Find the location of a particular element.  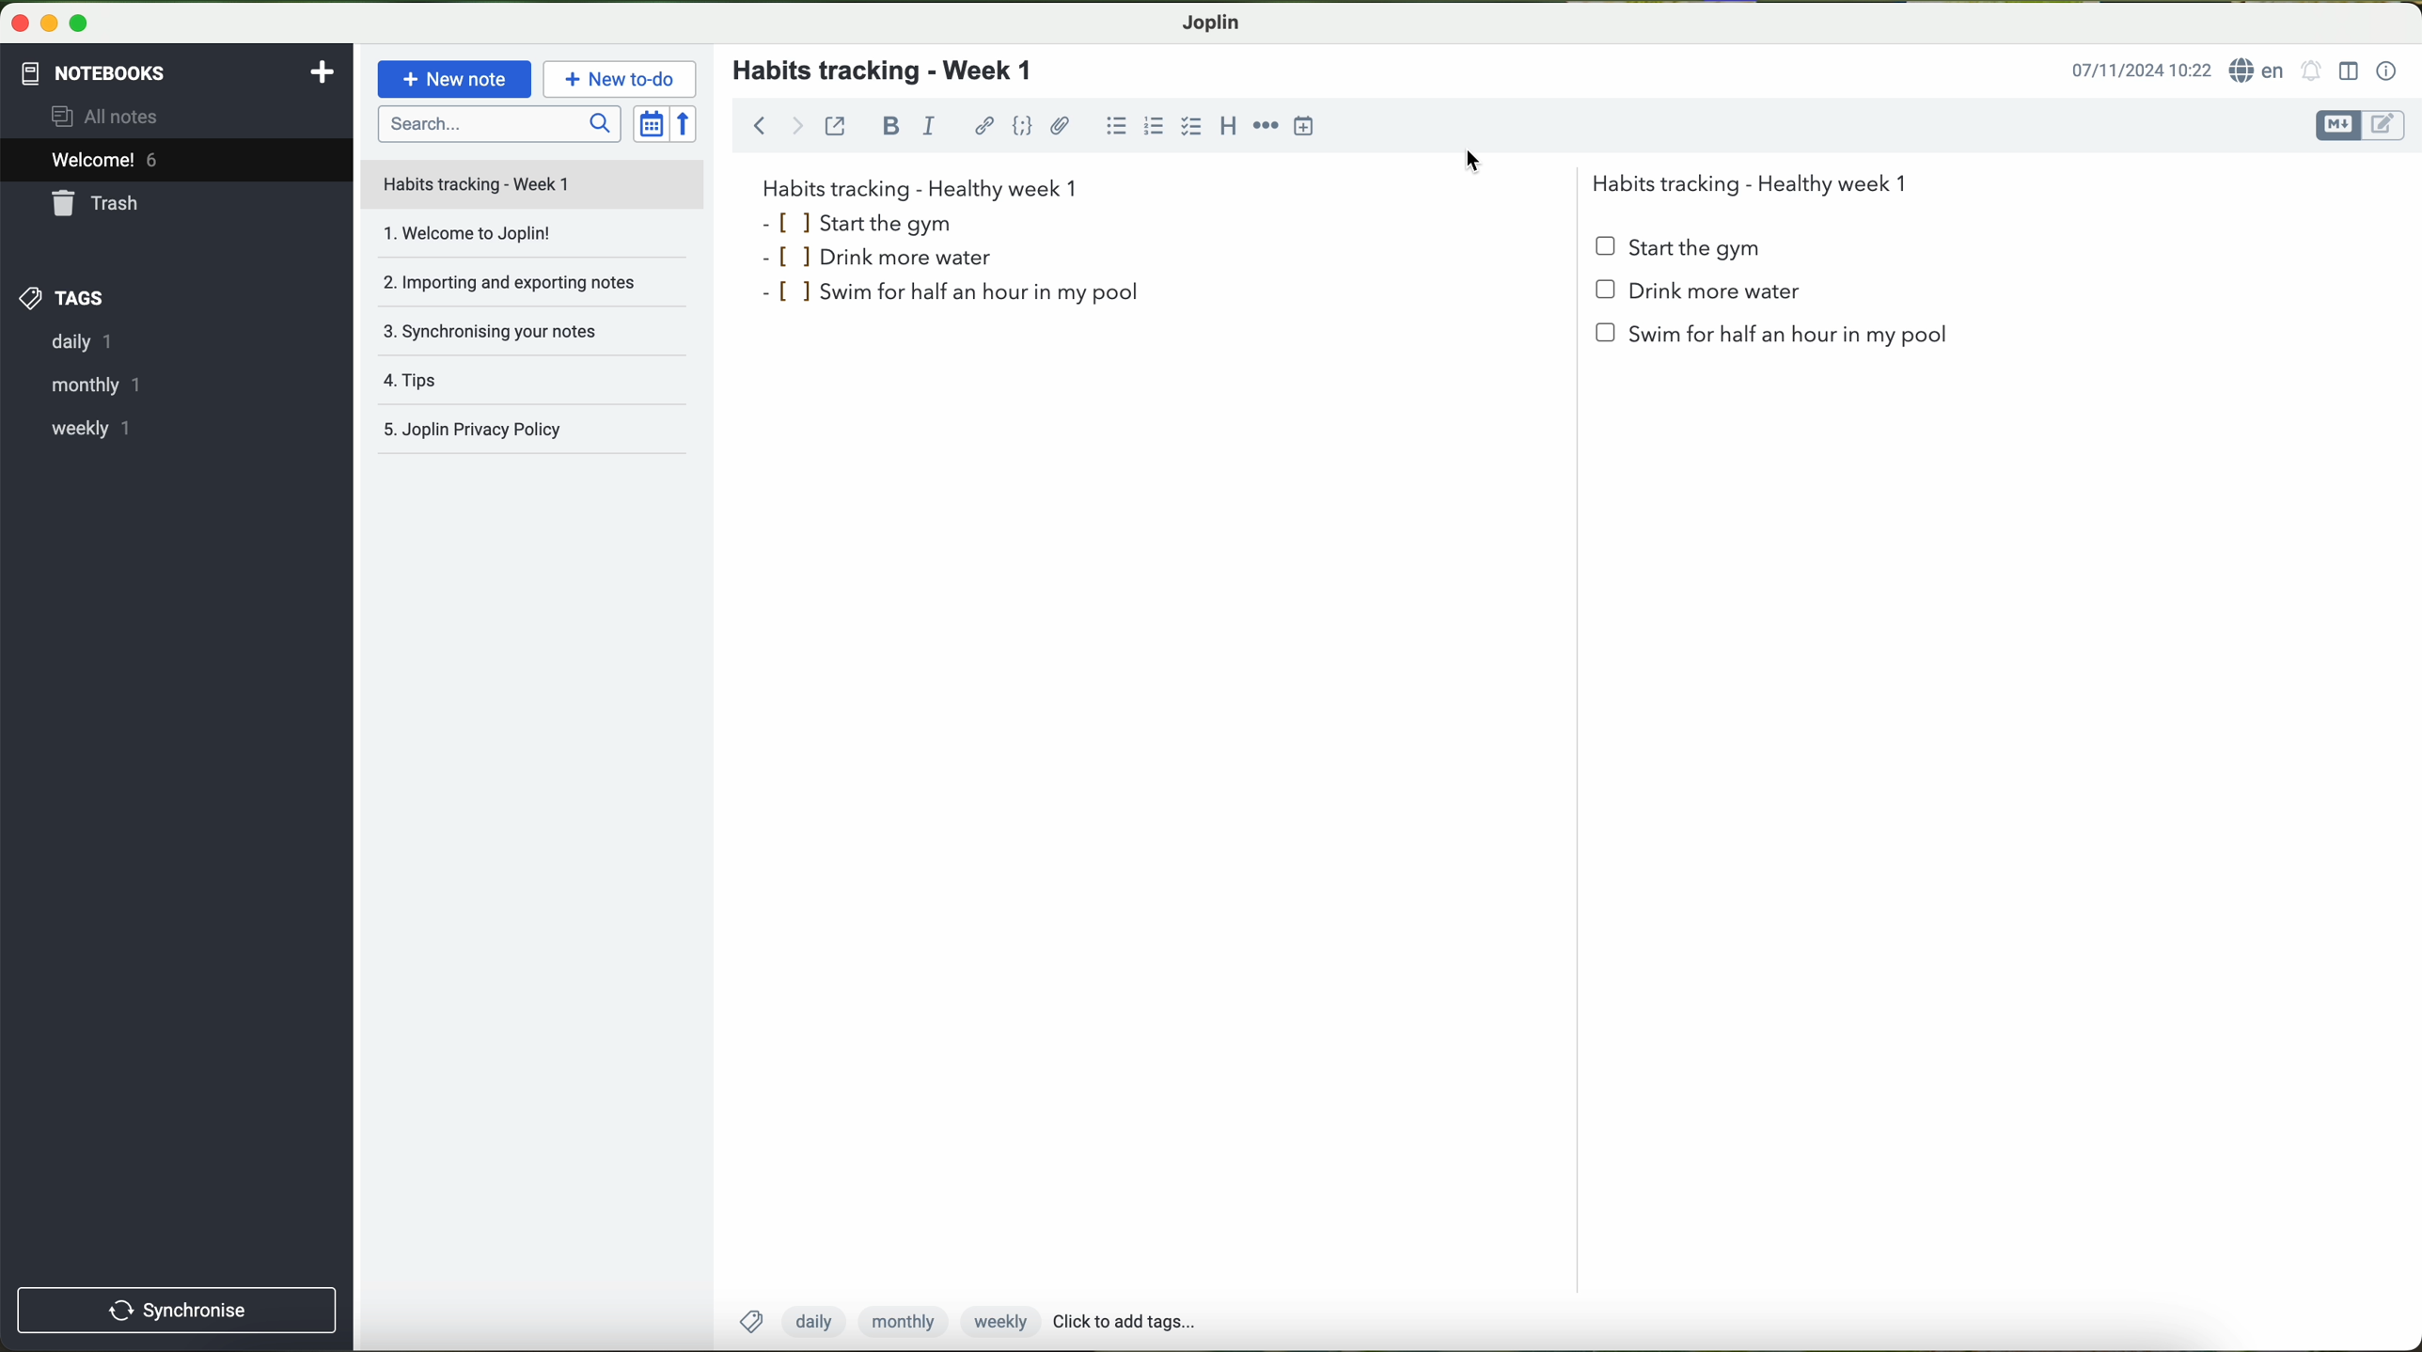

language is located at coordinates (2258, 70).